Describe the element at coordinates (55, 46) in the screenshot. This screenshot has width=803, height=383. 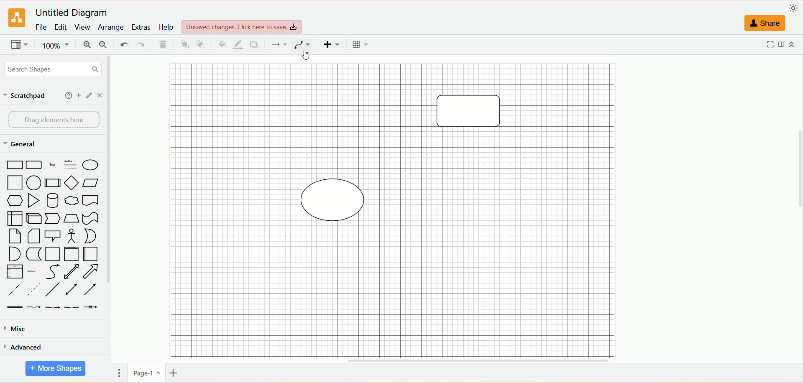
I see `zoom factor` at that location.